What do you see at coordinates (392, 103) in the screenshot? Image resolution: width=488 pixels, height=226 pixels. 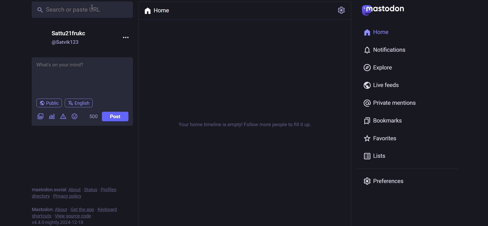 I see `private mention` at bounding box center [392, 103].